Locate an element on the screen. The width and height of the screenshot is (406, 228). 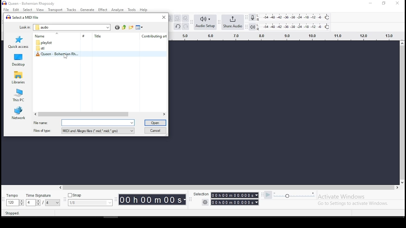
Name is located at coordinates (41, 36).